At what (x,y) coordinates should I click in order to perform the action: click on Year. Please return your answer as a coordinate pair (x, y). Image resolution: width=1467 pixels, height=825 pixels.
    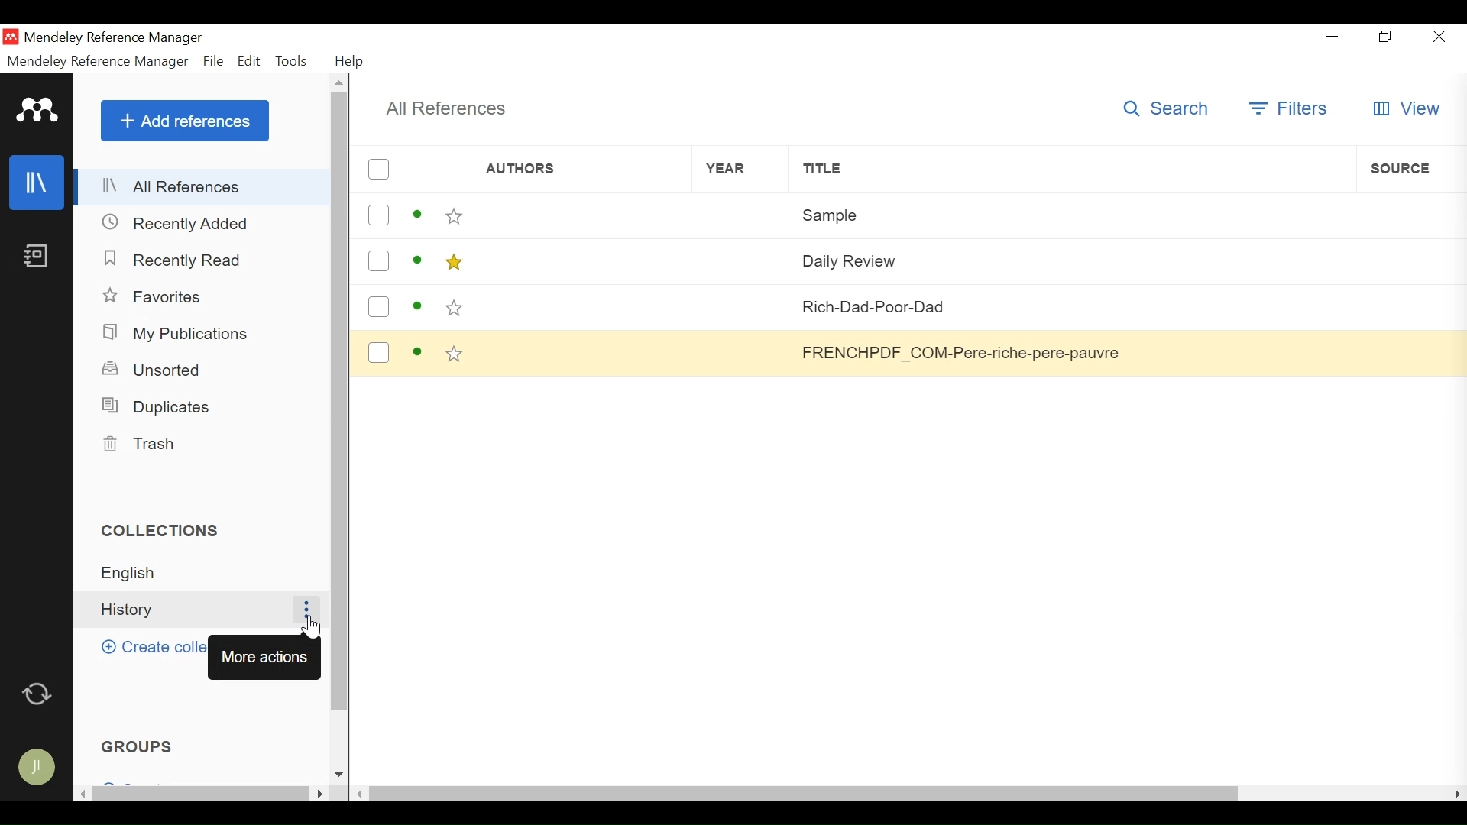
    Looking at the image, I should click on (742, 306).